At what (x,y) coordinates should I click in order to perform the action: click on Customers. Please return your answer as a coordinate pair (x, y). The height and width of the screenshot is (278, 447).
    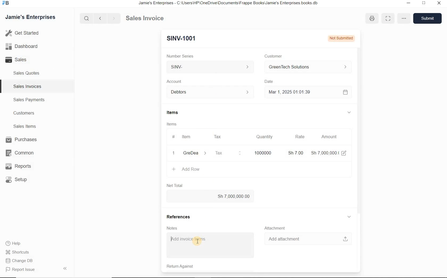
    Looking at the image, I should click on (23, 113).